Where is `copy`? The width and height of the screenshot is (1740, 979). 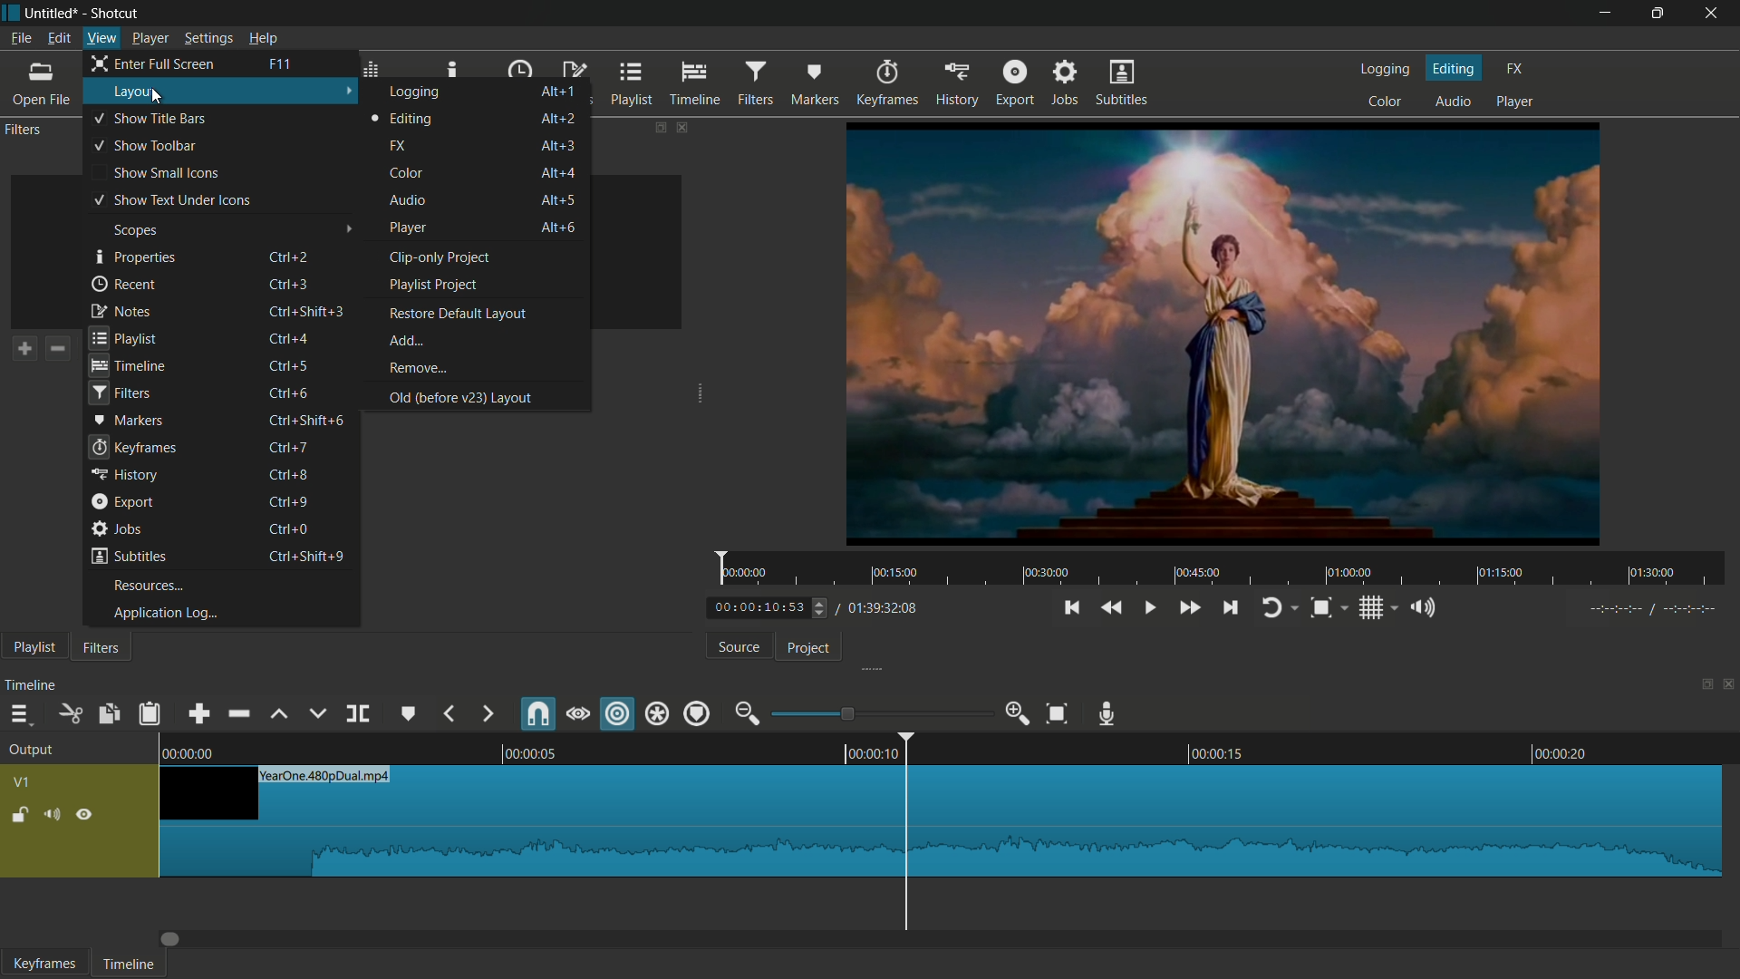
copy is located at coordinates (108, 715).